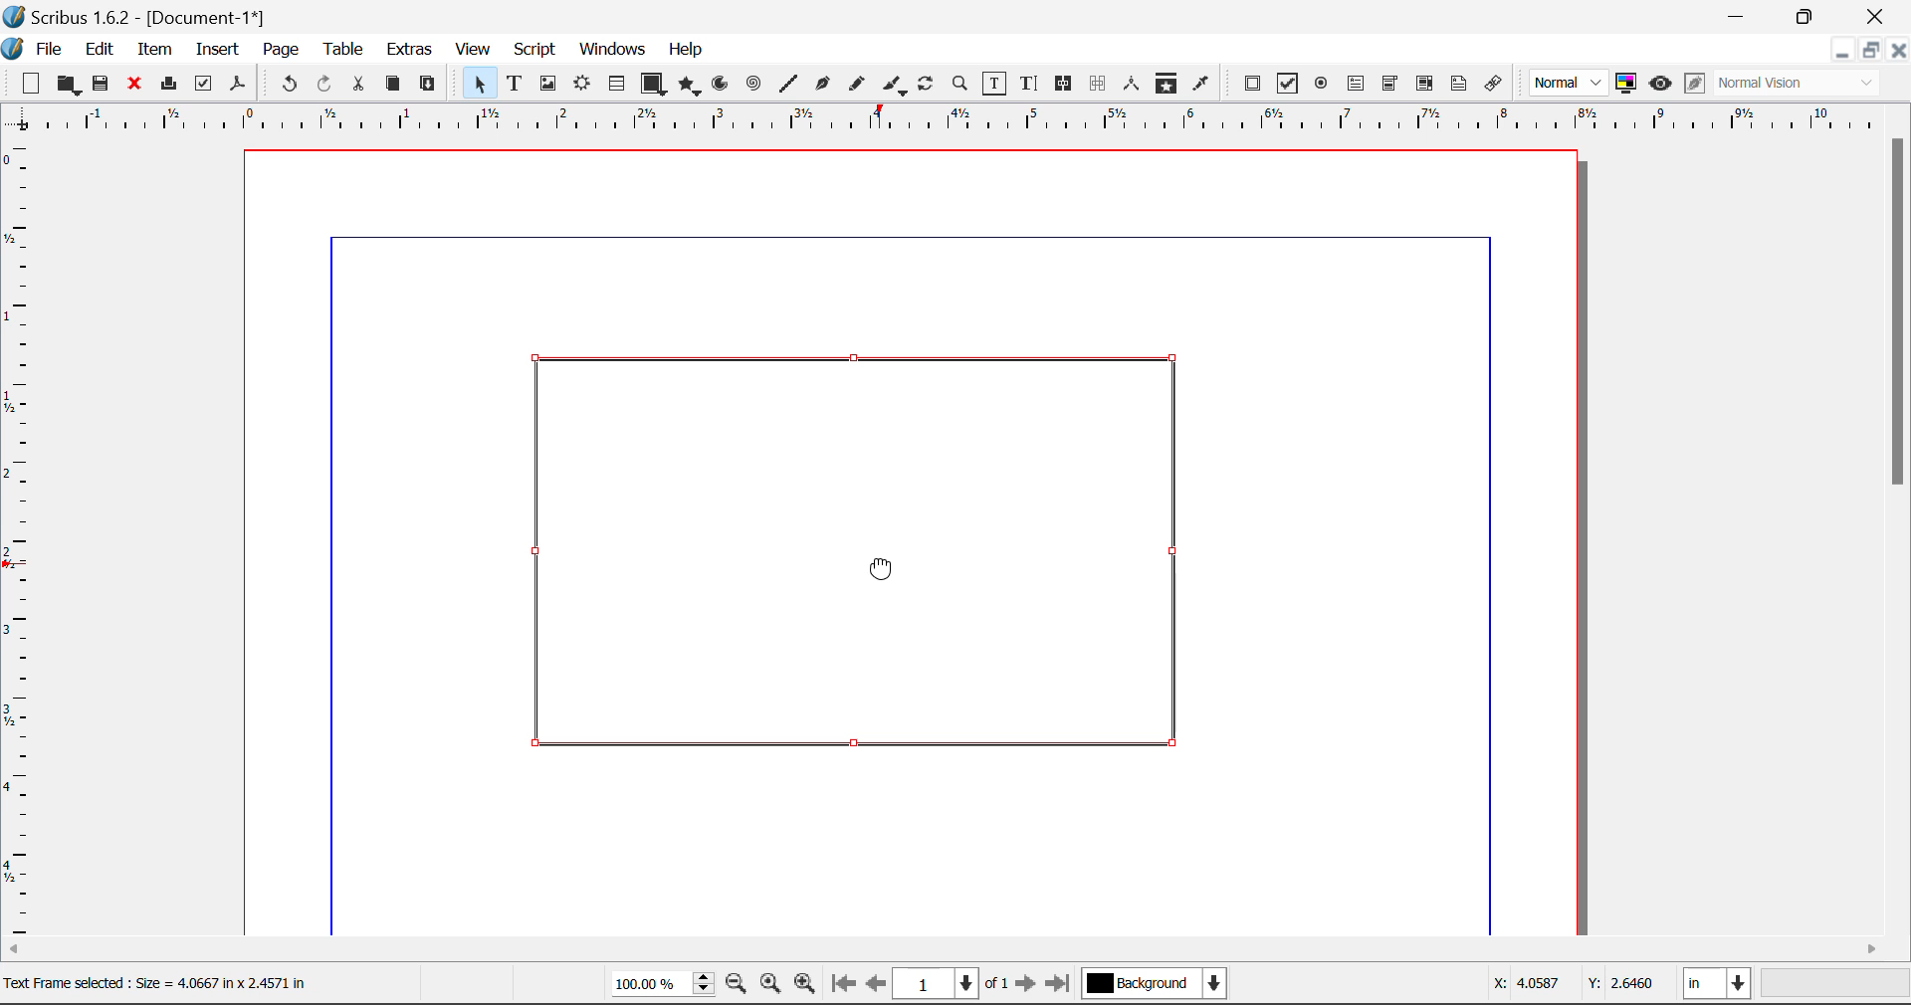 The image size is (1911, 1005). I want to click on Text Frame selected: Size= 4.0667 in x 2.4571 in, so click(155, 981).